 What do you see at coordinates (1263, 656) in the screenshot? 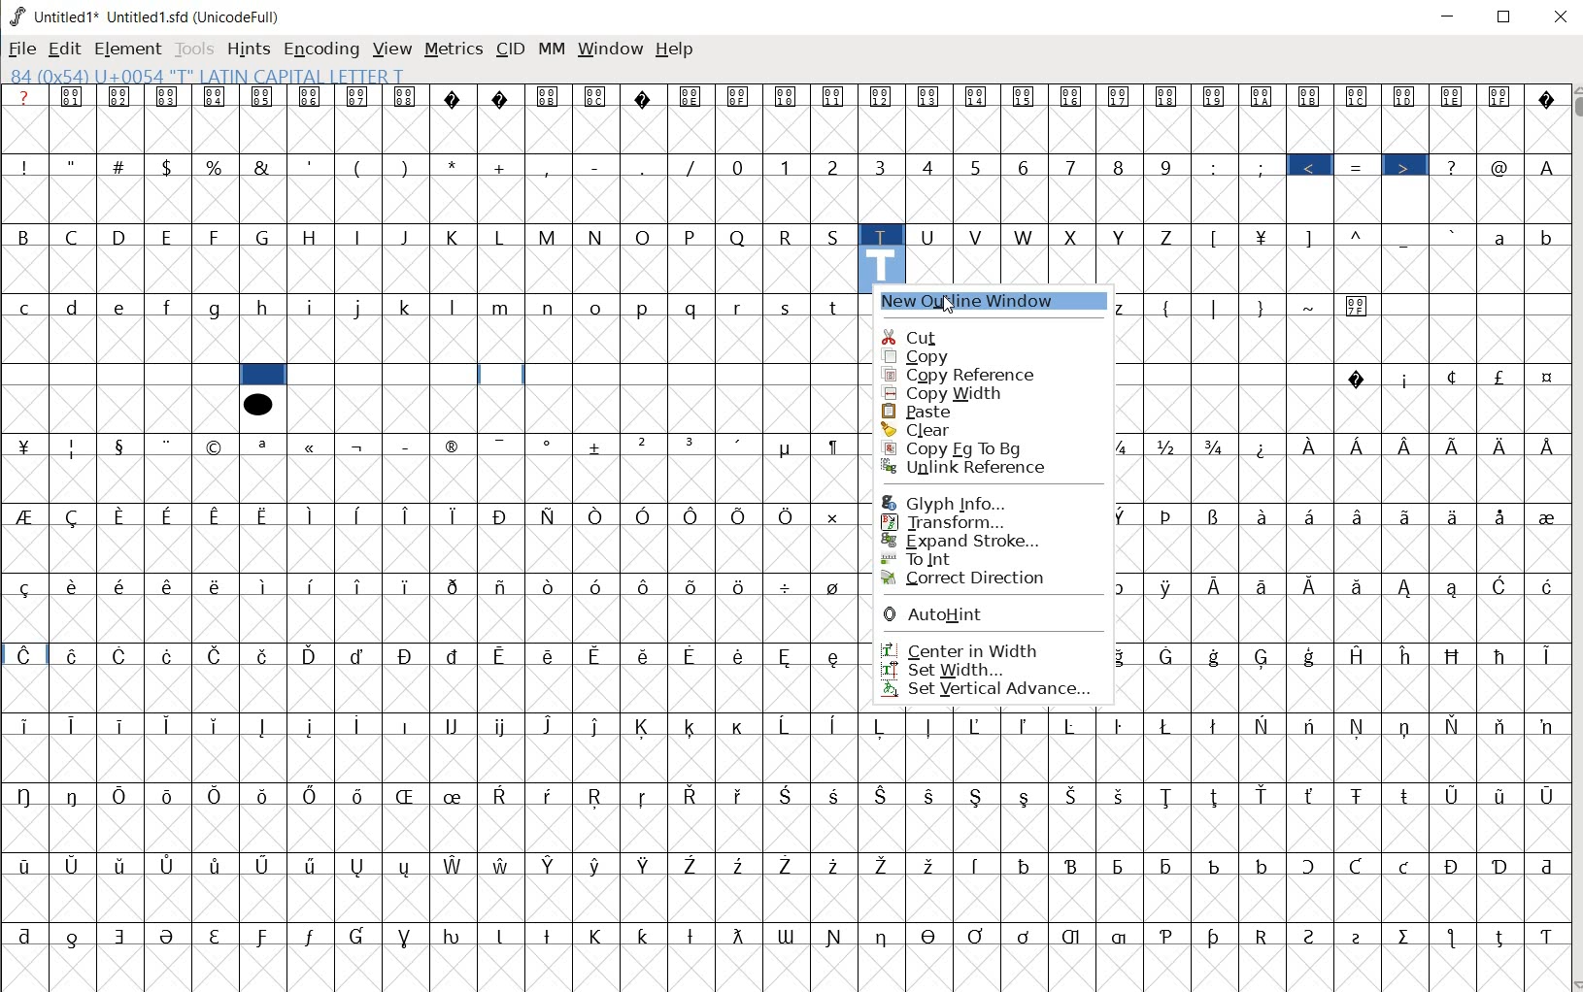
I see `Symbol` at bounding box center [1263, 656].